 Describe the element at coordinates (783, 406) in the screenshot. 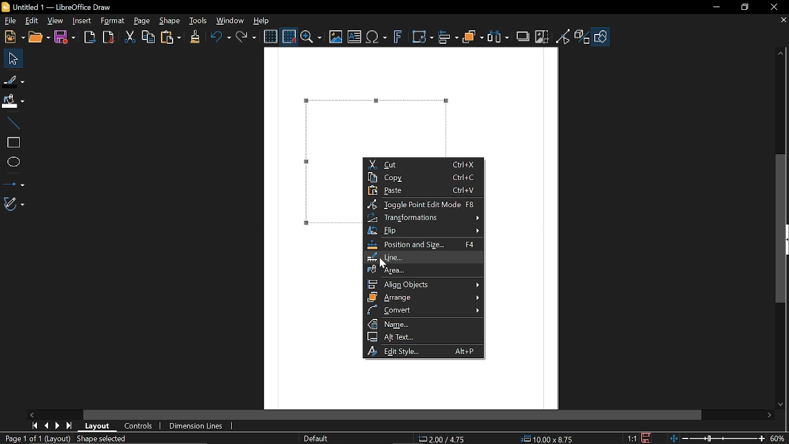

I see `Move down` at that location.